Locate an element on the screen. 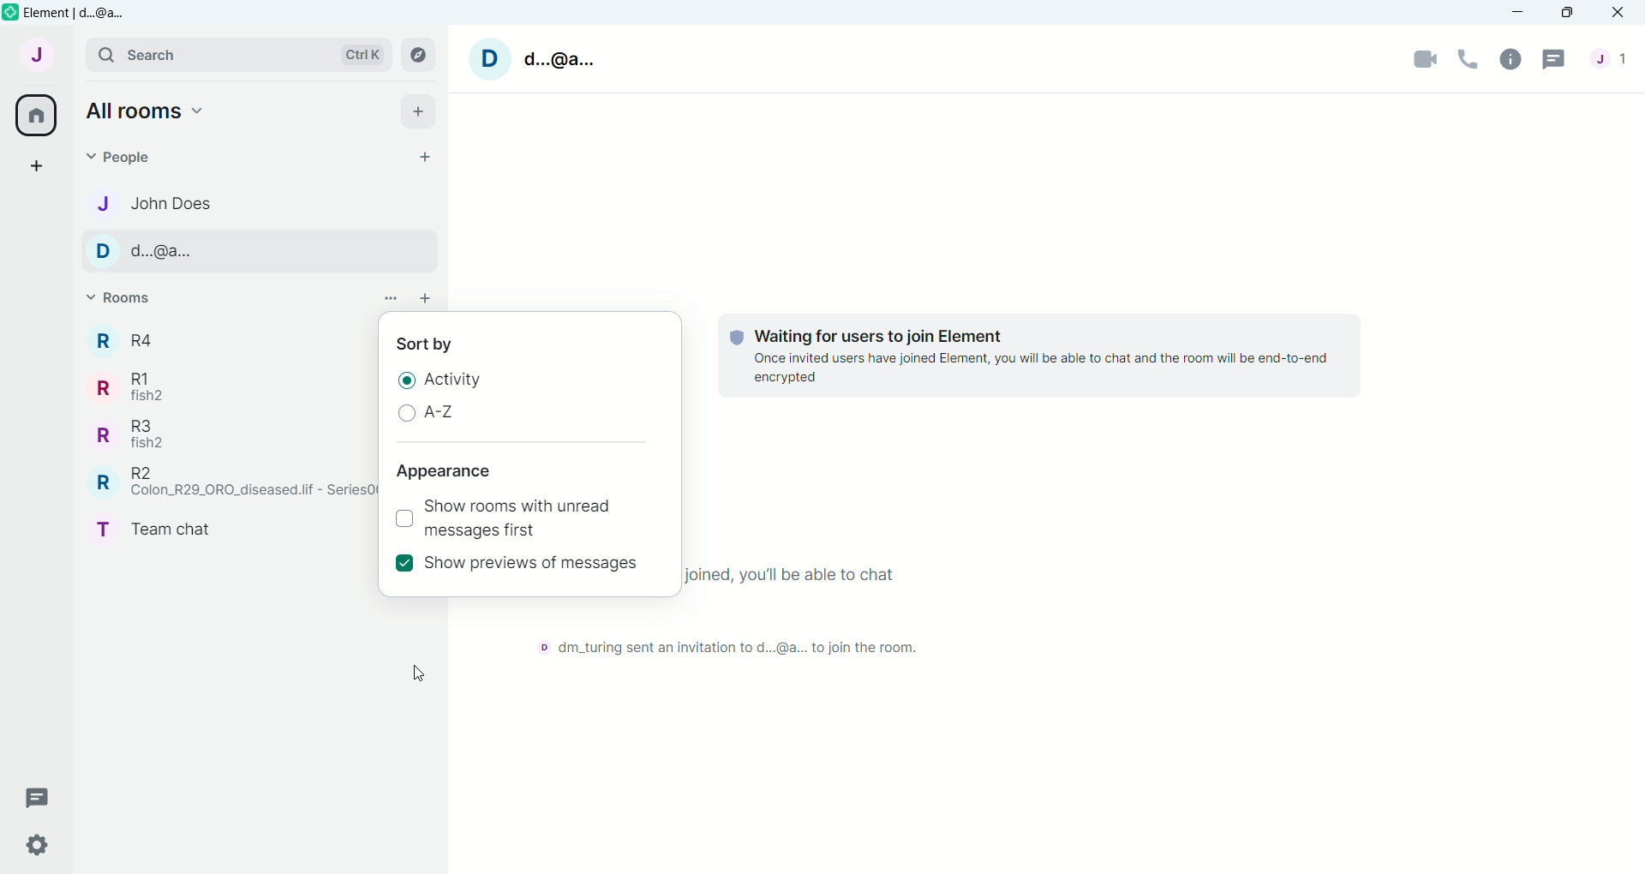  R R4 is located at coordinates (129, 339).